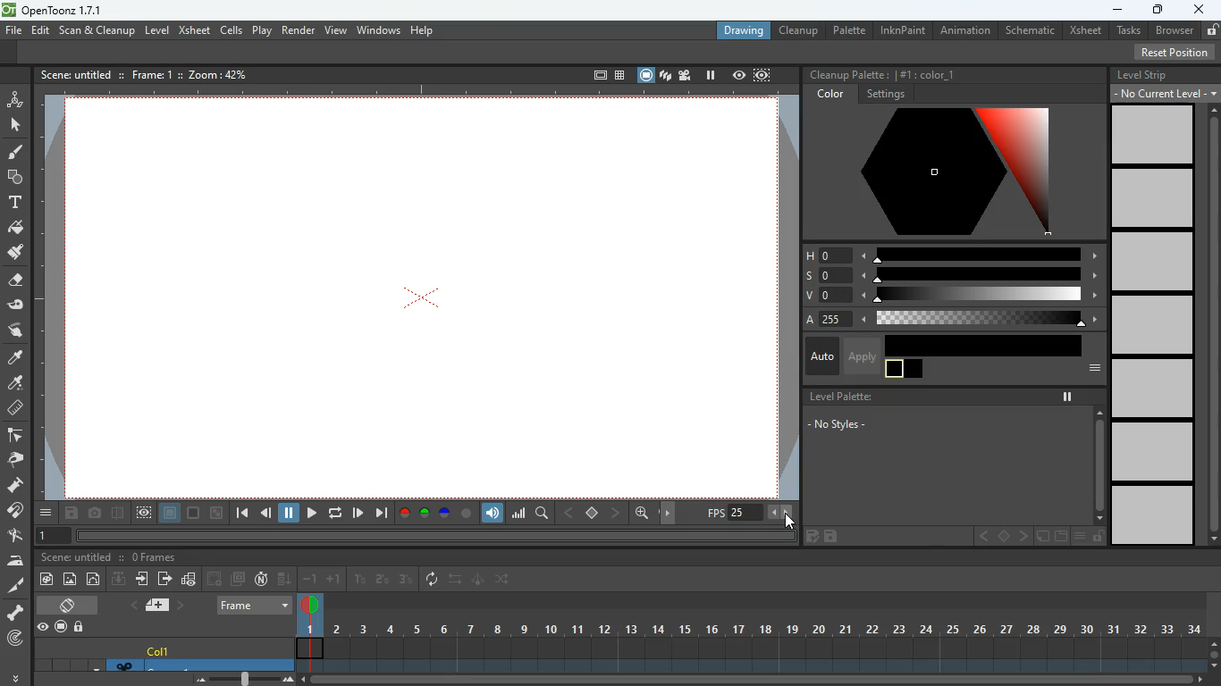 Image resolution: width=1221 pixels, height=686 pixels. What do you see at coordinates (685, 75) in the screenshot?
I see `film` at bounding box center [685, 75].